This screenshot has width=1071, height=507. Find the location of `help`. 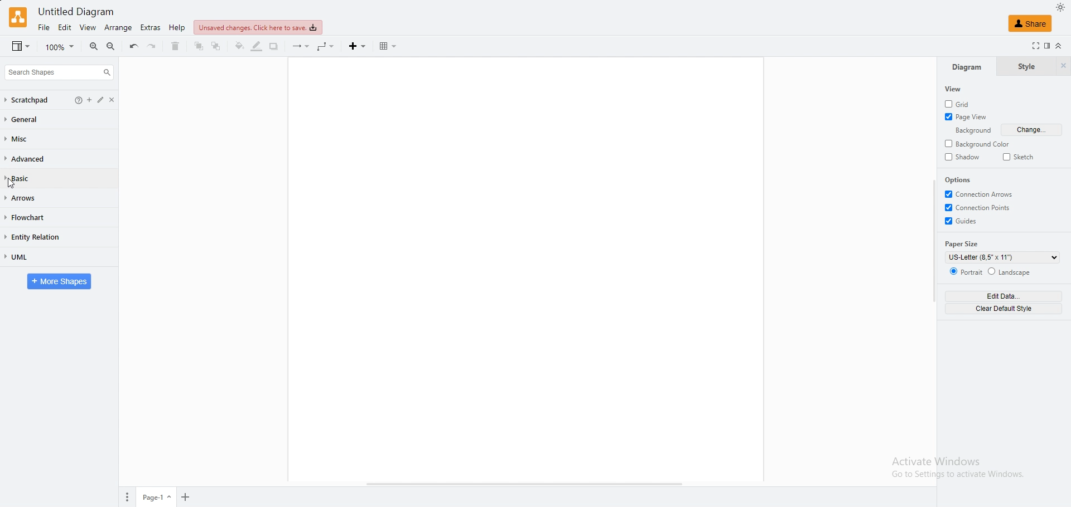

help is located at coordinates (178, 27).